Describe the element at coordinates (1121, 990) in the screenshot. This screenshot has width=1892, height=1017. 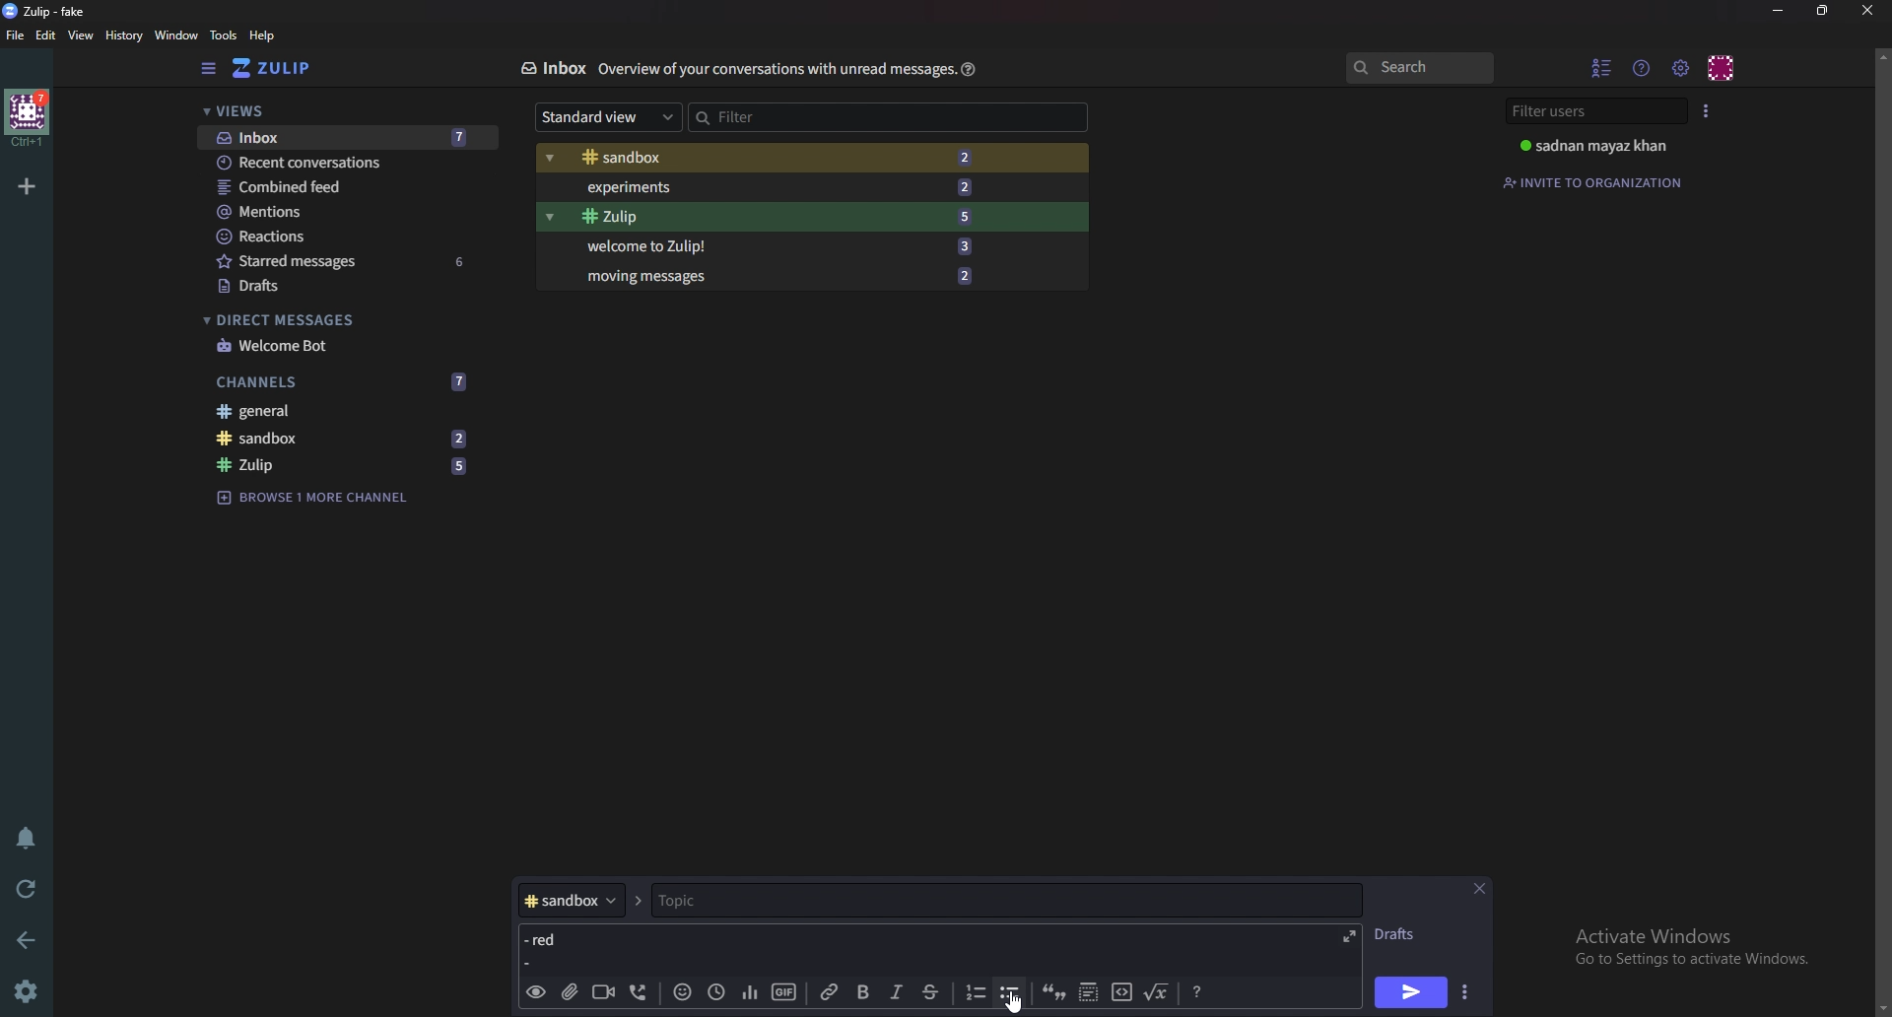
I see `code` at that location.